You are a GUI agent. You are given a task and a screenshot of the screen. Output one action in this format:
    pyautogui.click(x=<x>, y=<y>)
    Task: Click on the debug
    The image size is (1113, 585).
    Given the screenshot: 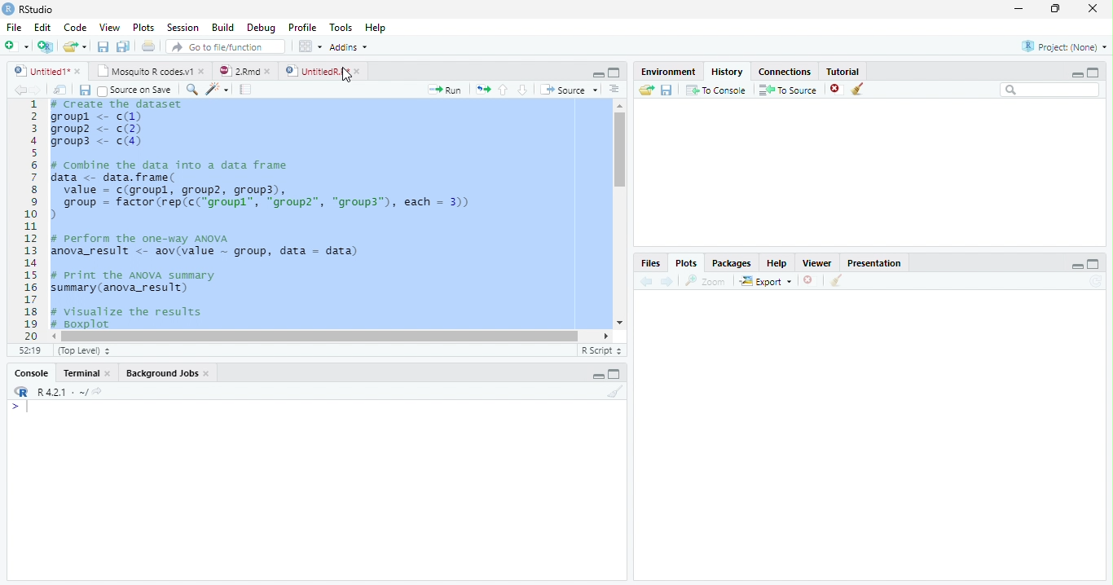 What is the action you would take?
    pyautogui.click(x=263, y=29)
    